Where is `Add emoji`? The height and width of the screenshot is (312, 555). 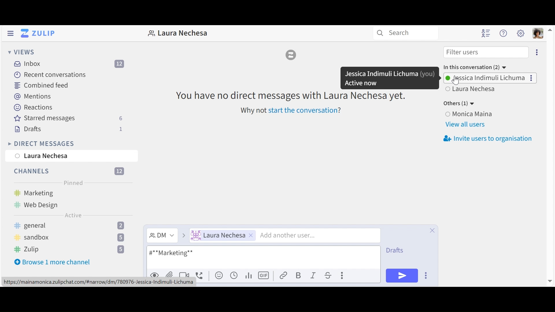
Add emoji is located at coordinates (218, 275).